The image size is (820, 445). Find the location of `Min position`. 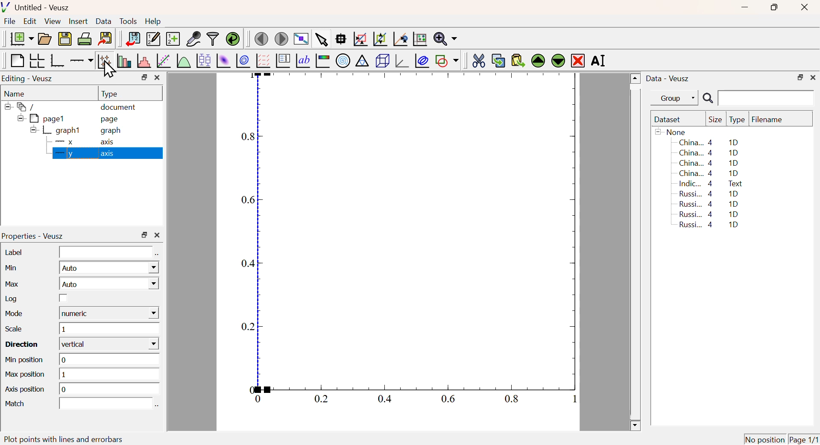

Min position is located at coordinates (26, 360).